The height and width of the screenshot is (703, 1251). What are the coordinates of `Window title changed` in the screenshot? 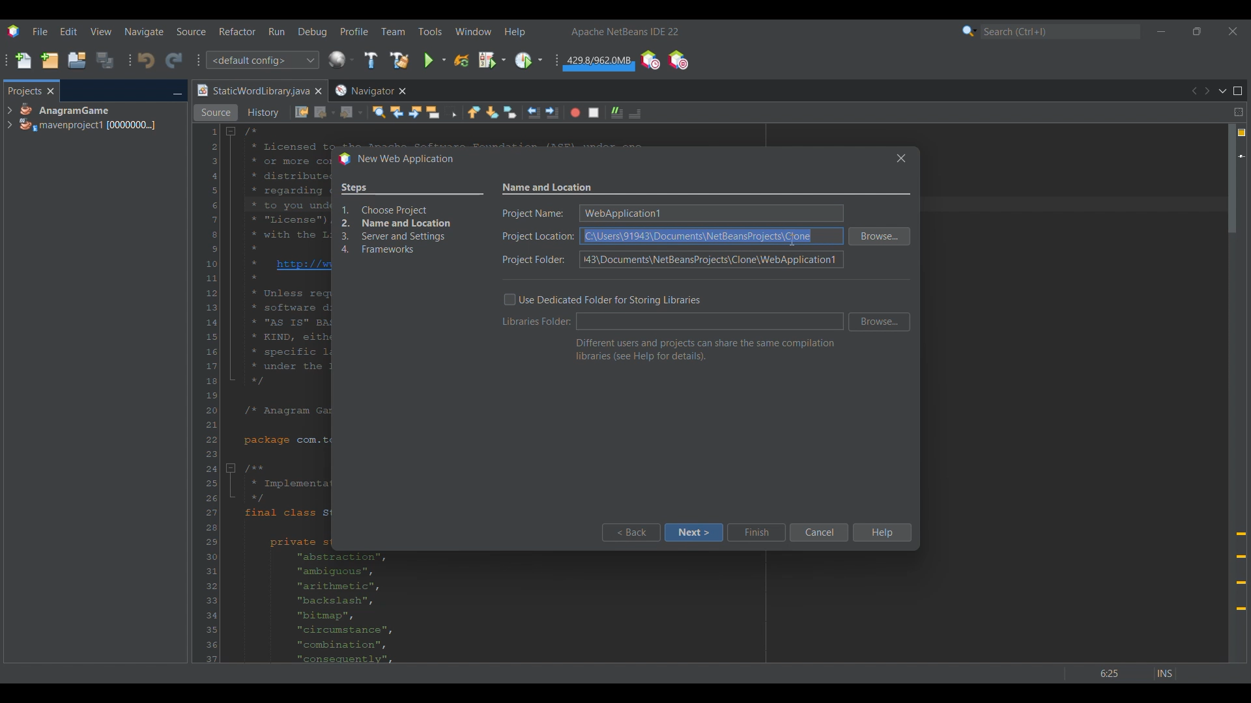 It's located at (395, 159).